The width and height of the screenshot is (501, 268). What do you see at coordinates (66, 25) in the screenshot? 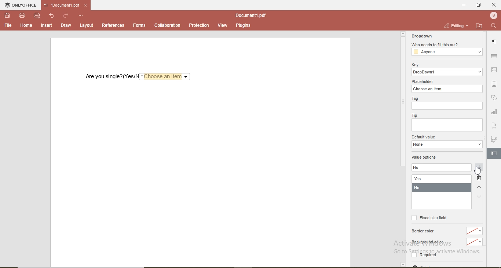
I see `draw` at bounding box center [66, 25].